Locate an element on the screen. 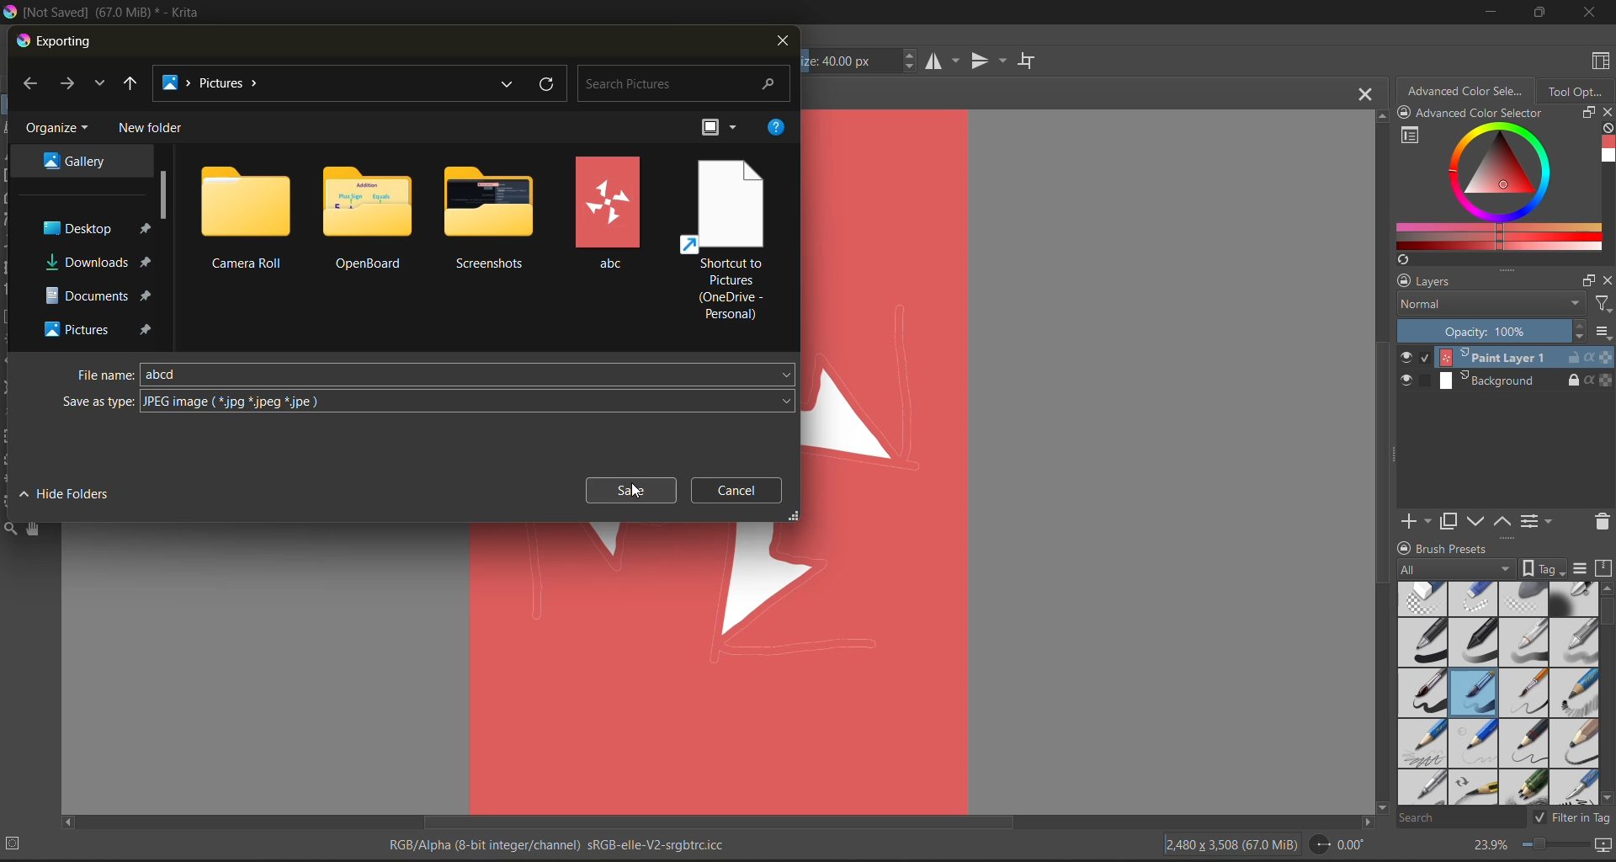  No selection is located at coordinates (19, 843).